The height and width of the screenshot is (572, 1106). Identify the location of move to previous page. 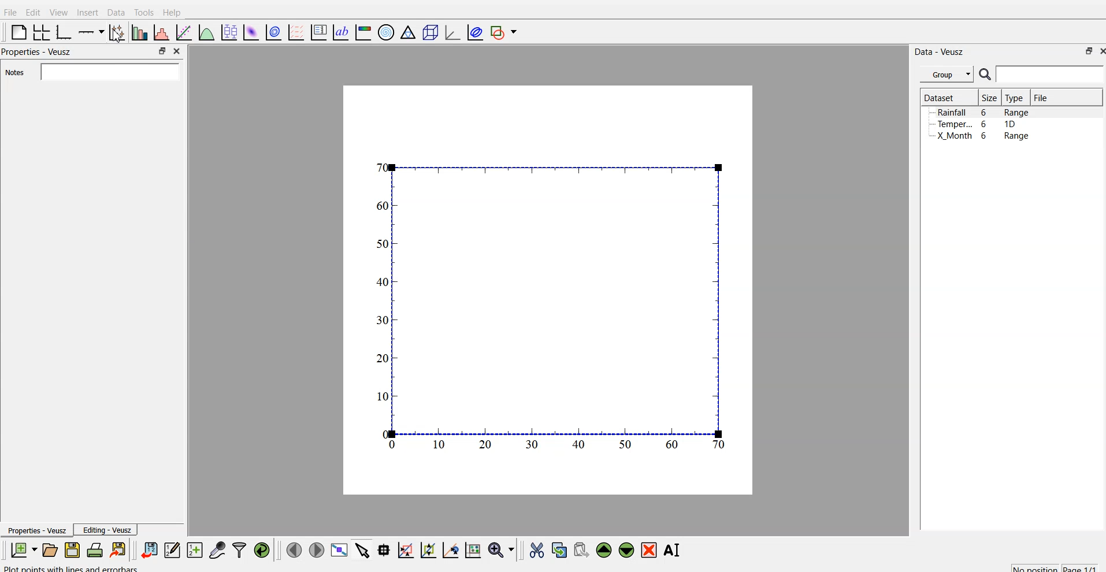
(294, 549).